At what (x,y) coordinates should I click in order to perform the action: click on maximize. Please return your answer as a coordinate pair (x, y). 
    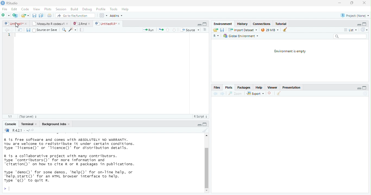
    Looking at the image, I should click on (200, 125).